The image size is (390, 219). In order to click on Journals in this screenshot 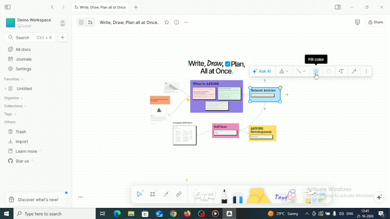, I will do `click(21, 59)`.